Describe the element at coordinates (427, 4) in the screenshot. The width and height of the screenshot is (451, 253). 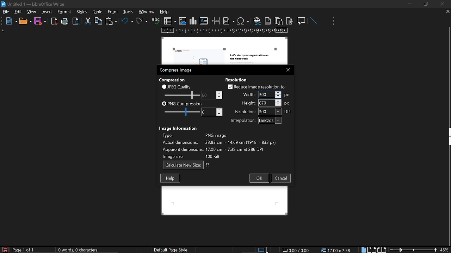
I see `restore down` at that location.